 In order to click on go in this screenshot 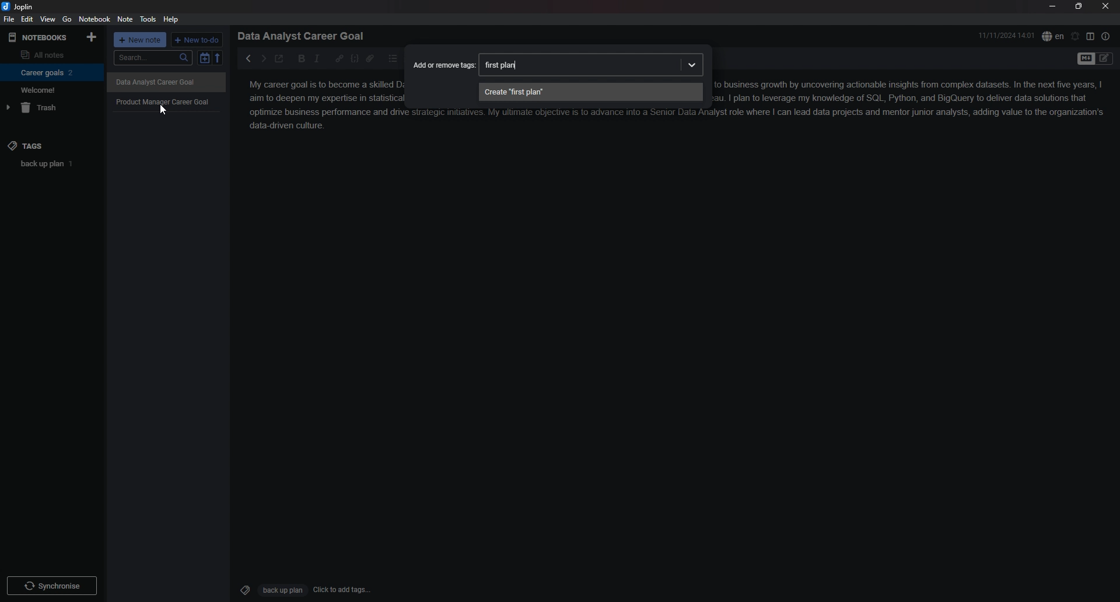, I will do `click(67, 19)`.